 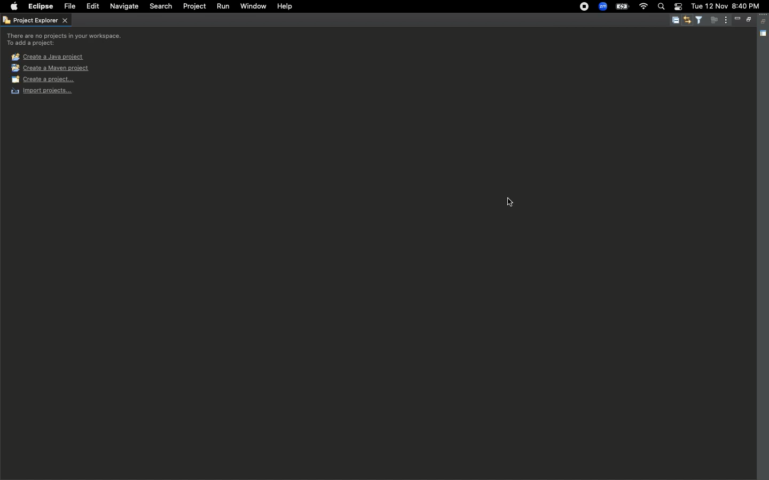 I want to click on Import projects, so click(x=60, y=91).